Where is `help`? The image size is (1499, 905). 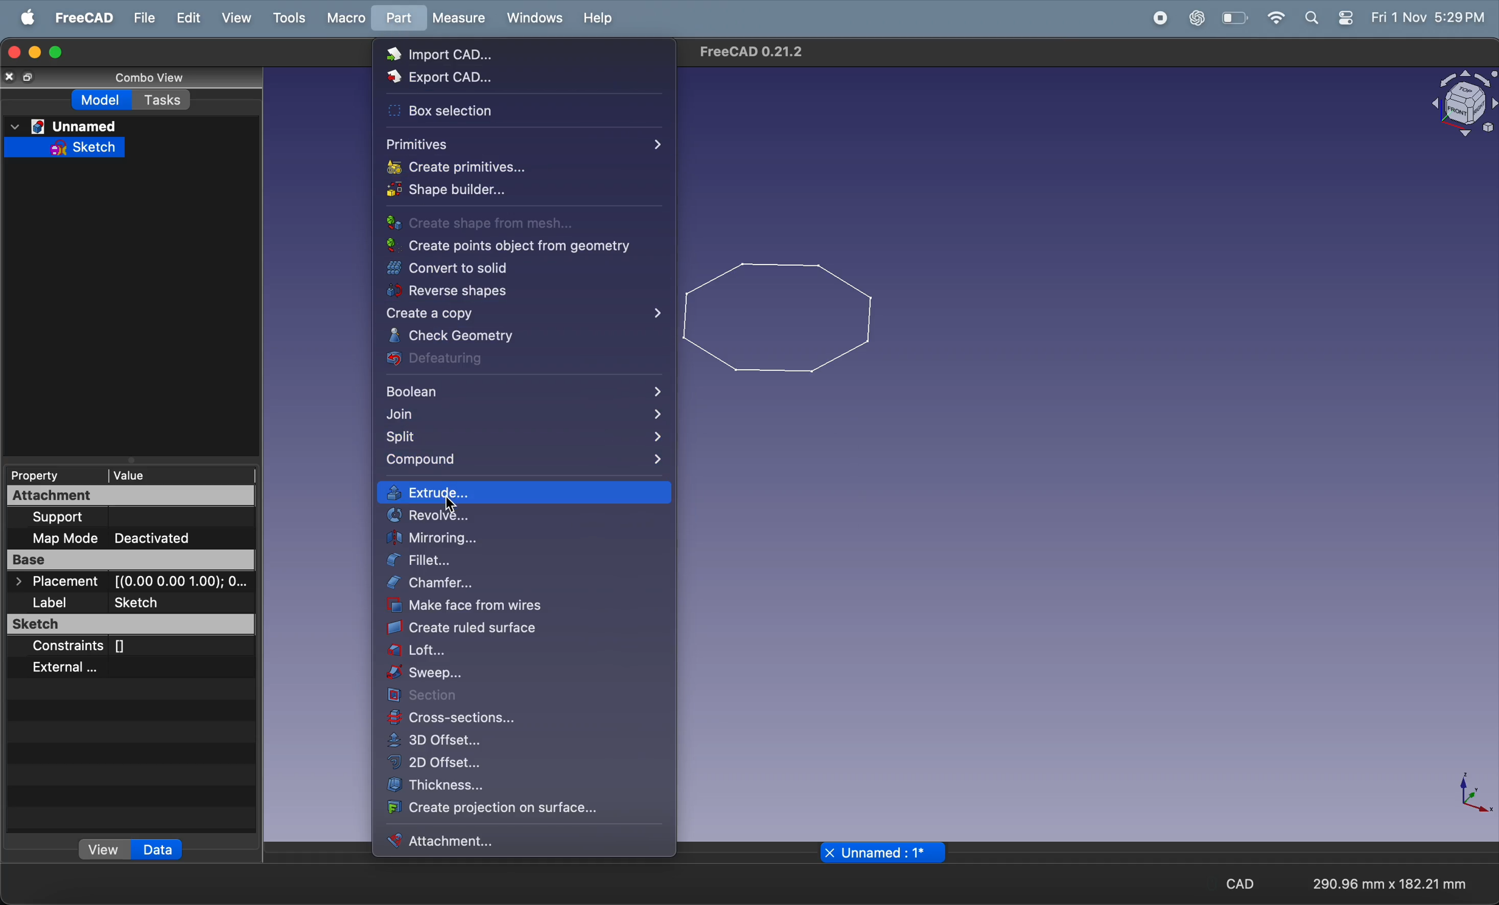 help is located at coordinates (598, 17).